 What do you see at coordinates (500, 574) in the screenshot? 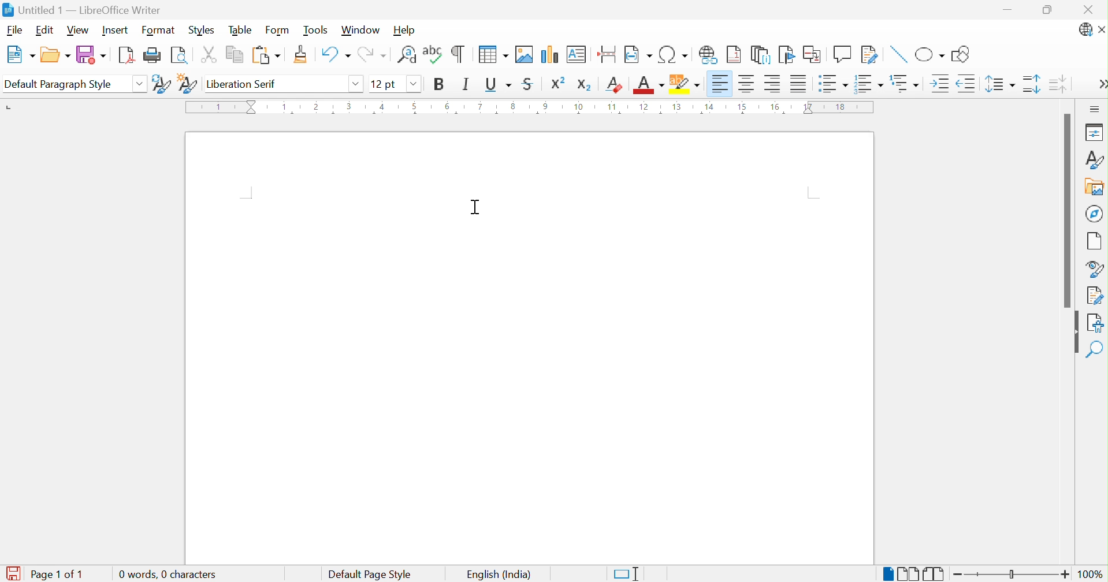
I see `English (India)` at bounding box center [500, 574].